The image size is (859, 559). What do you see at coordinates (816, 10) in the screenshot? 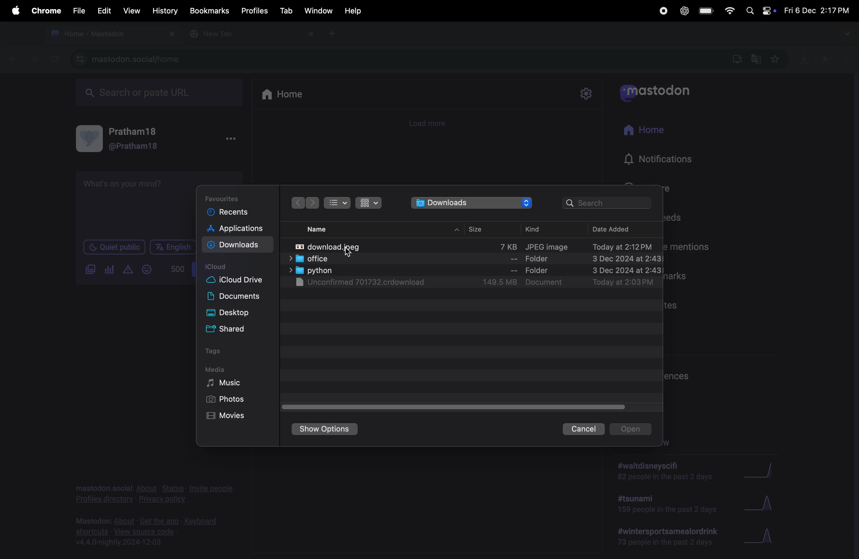
I see `date and time` at bounding box center [816, 10].